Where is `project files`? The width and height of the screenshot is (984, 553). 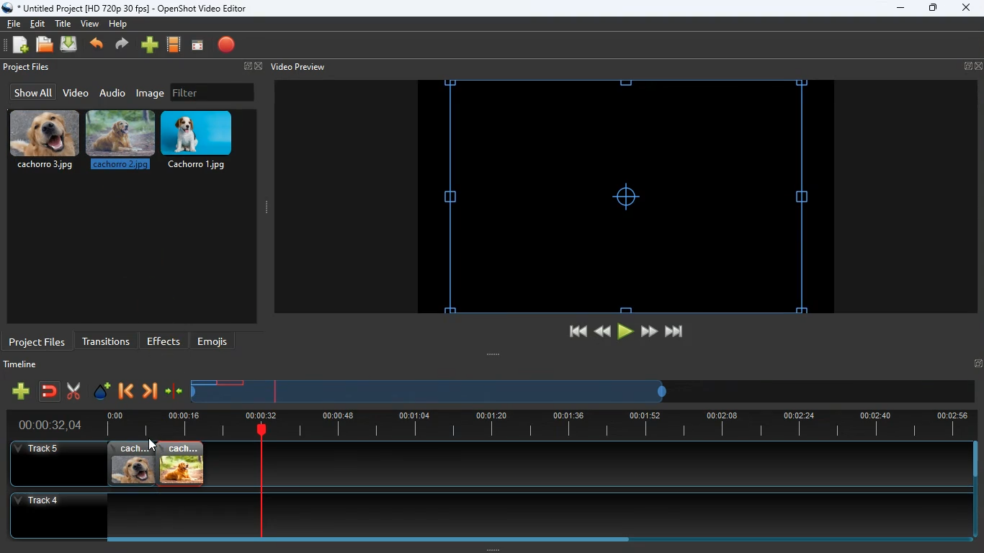
project files is located at coordinates (28, 68).